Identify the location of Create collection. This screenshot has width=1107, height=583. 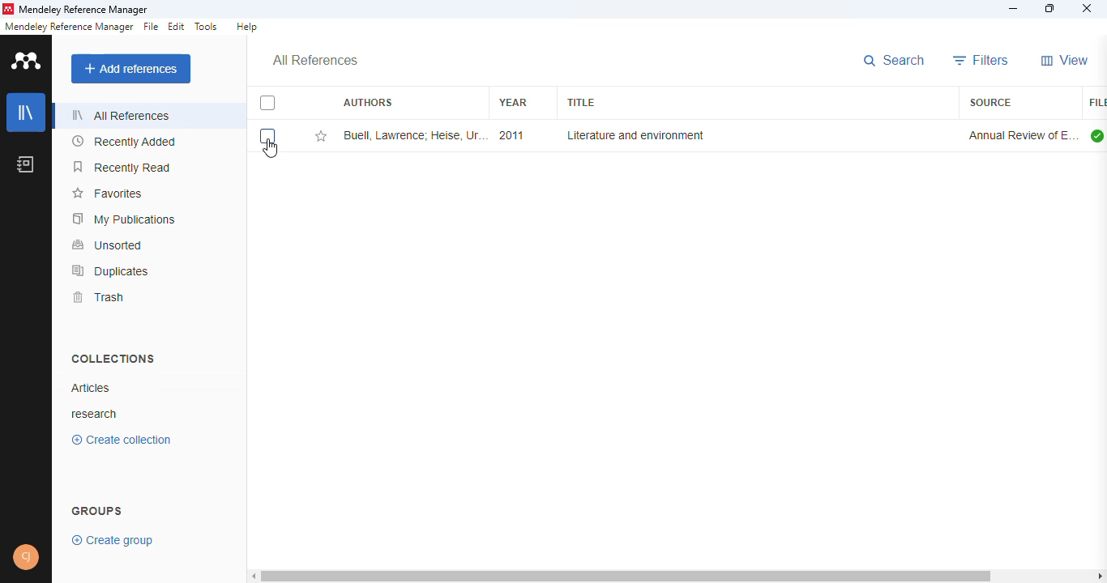
(121, 442).